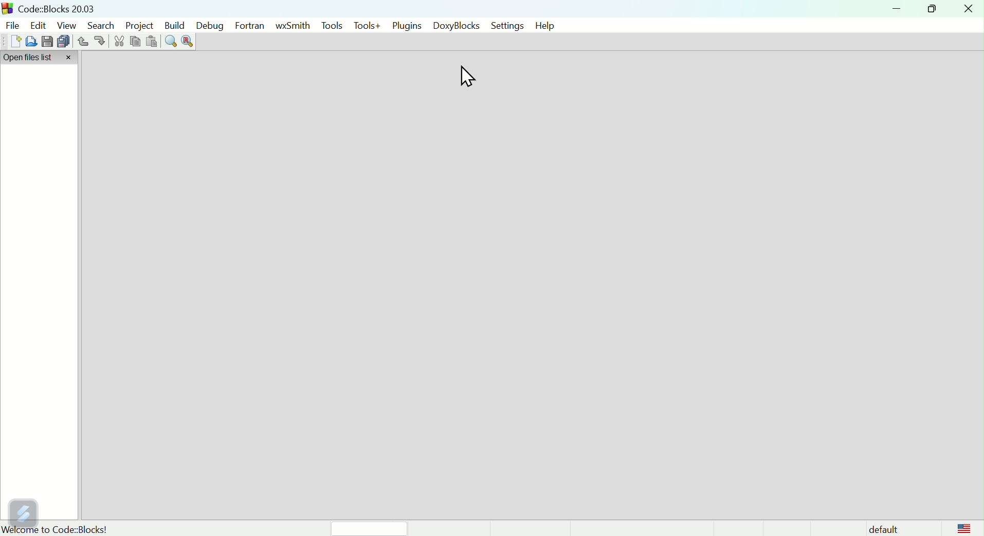 Image resolution: width=984 pixels, height=536 pixels. What do you see at coordinates (153, 42) in the screenshot?
I see `Paste` at bounding box center [153, 42].